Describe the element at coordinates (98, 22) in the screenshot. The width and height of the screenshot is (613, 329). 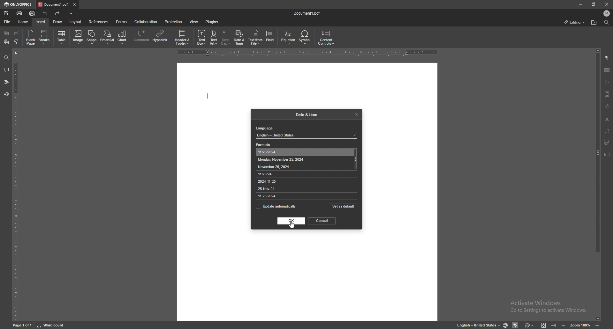
I see `references` at that location.